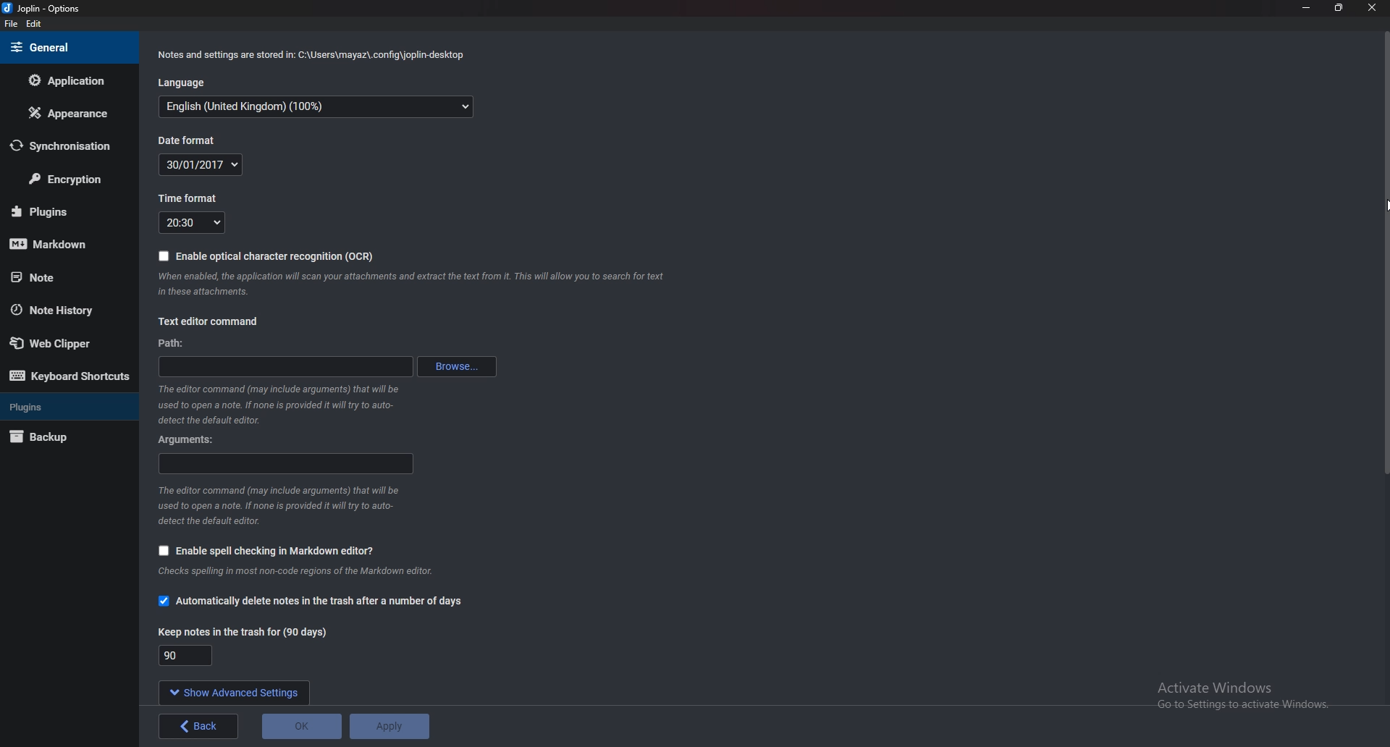  What do you see at coordinates (66, 47) in the screenshot?
I see `general` at bounding box center [66, 47].